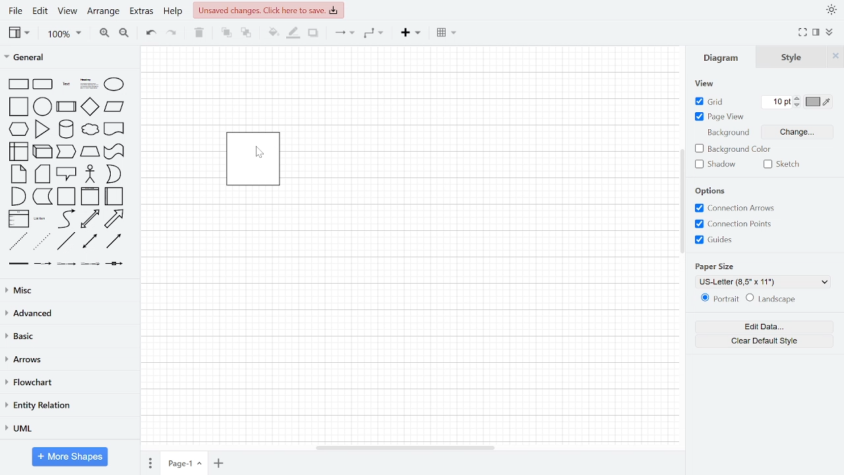 The height and width of the screenshot is (475, 844). Describe the element at coordinates (66, 151) in the screenshot. I see `step` at that location.